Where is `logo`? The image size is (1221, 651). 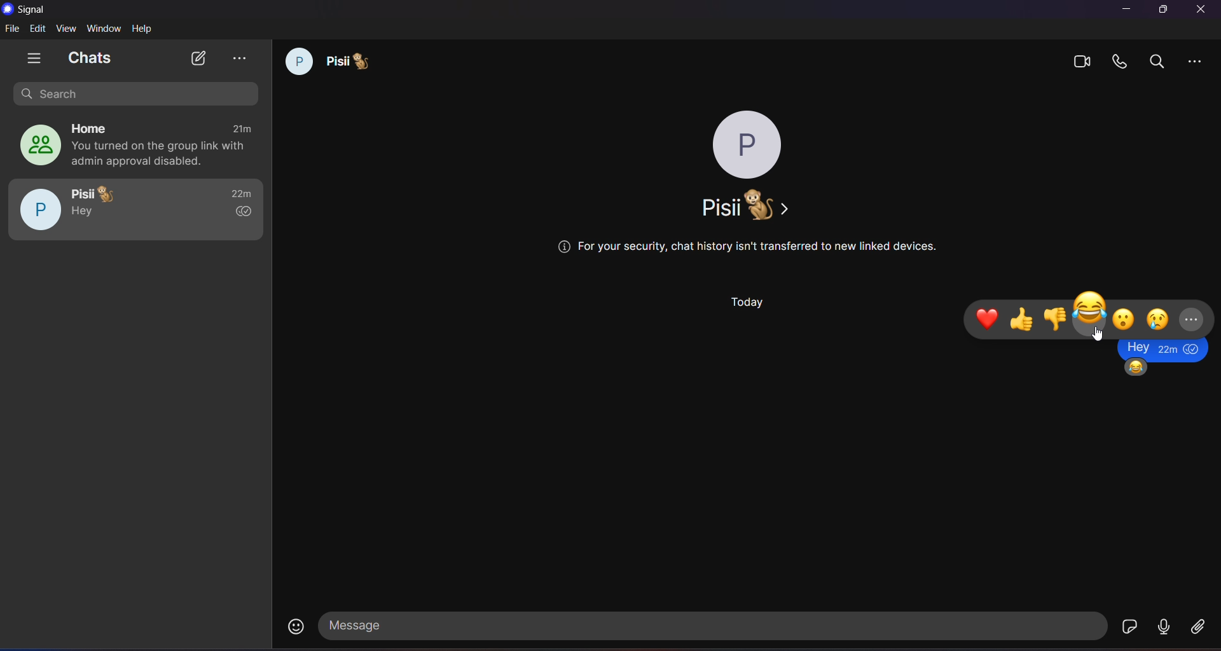 logo is located at coordinates (9, 10).